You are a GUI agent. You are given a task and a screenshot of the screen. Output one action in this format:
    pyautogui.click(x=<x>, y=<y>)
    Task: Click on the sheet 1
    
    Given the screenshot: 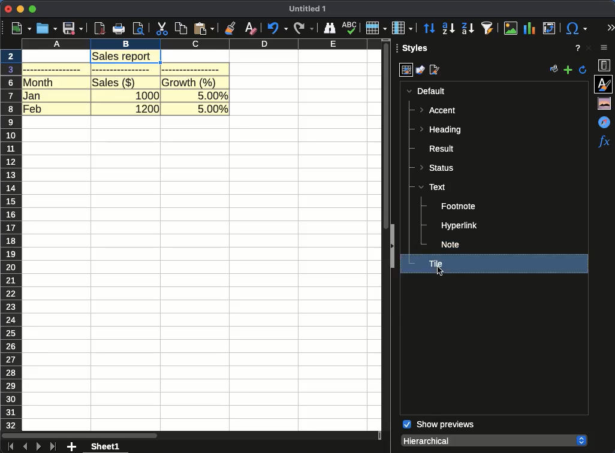 What is the action you would take?
    pyautogui.click(x=105, y=446)
    